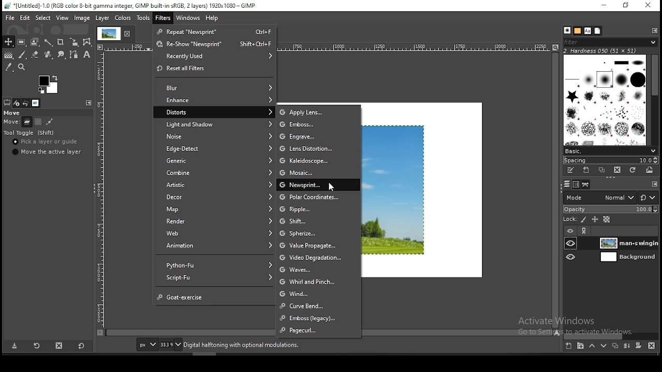 The height and width of the screenshot is (372, 662). Describe the element at coordinates (615, 345) in the screenshot. I see `duplicate layer` at that location.